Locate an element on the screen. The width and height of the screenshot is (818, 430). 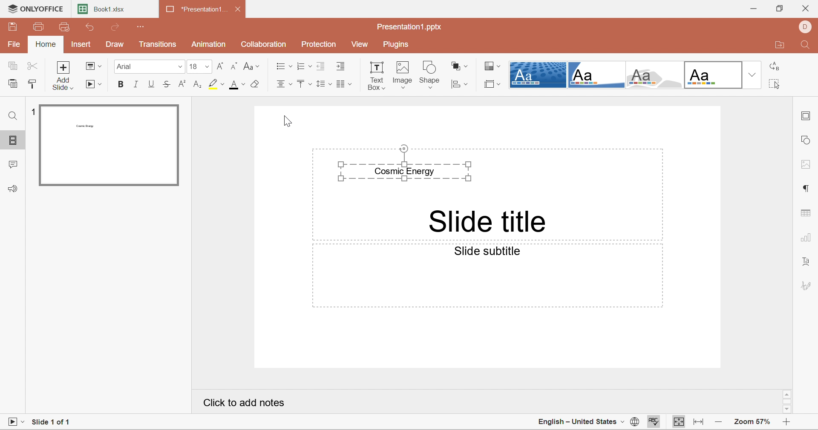
Subscript is located at coordinates (198, 85).